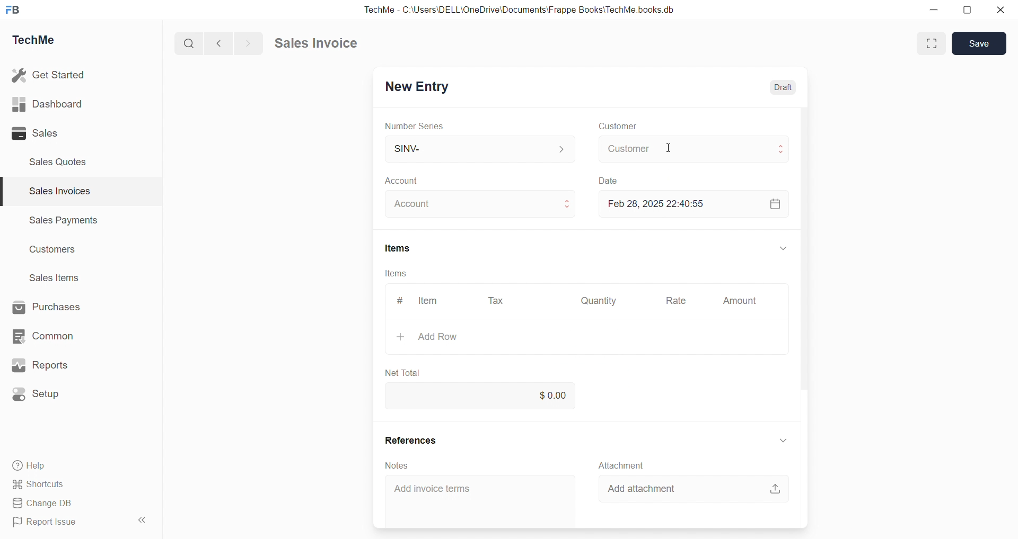  I want to click on Report Issue, so click(48, 520).